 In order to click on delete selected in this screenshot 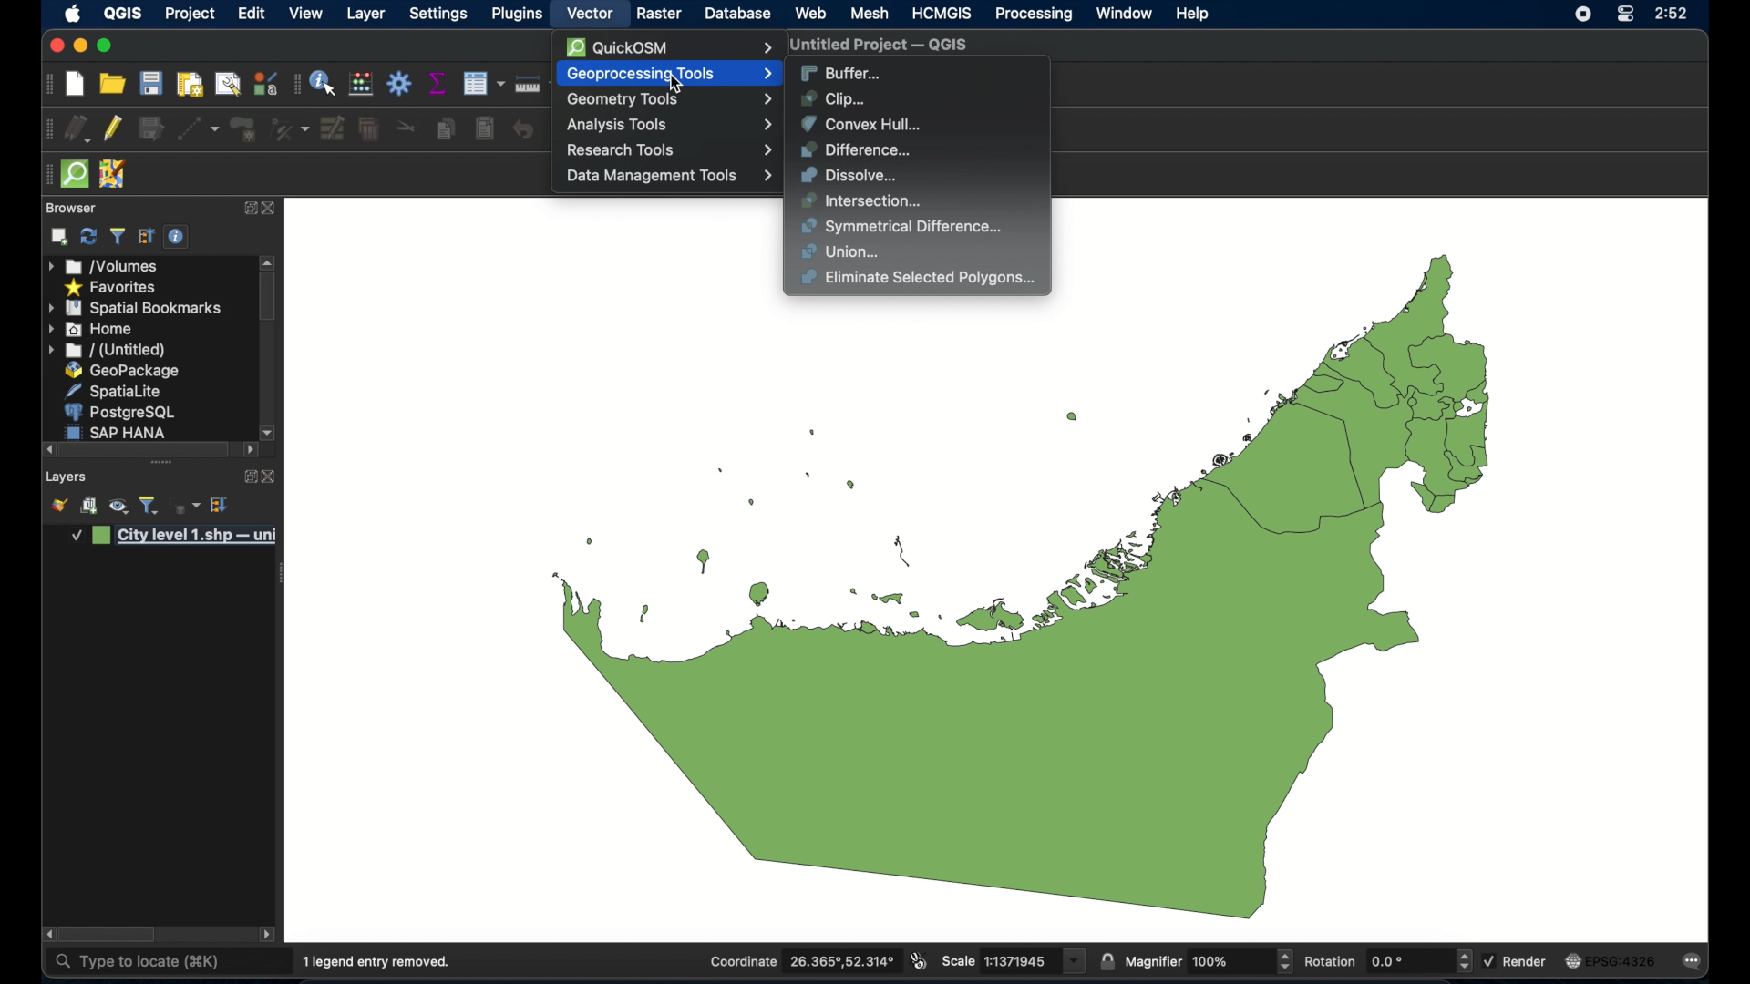, I will do `click(368, 129)`.